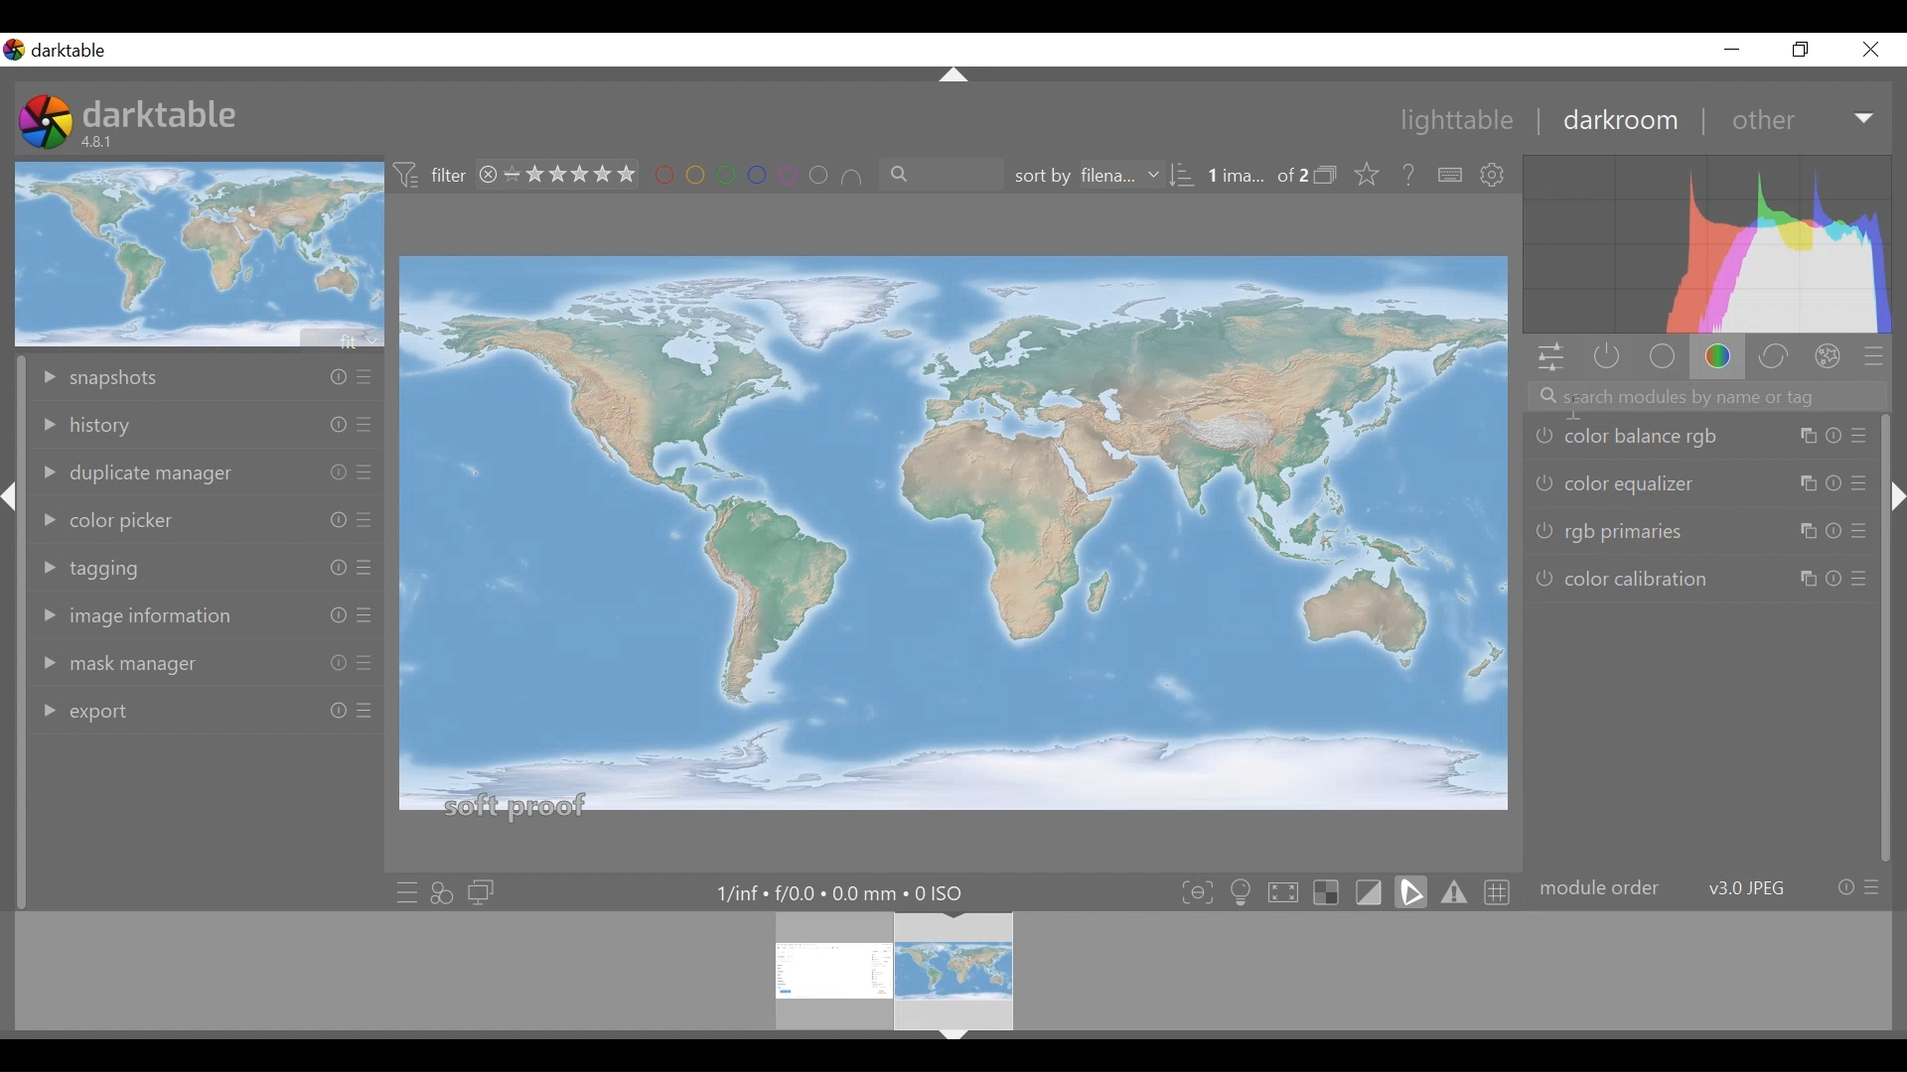  I want to click on Version, so click(101, 142).